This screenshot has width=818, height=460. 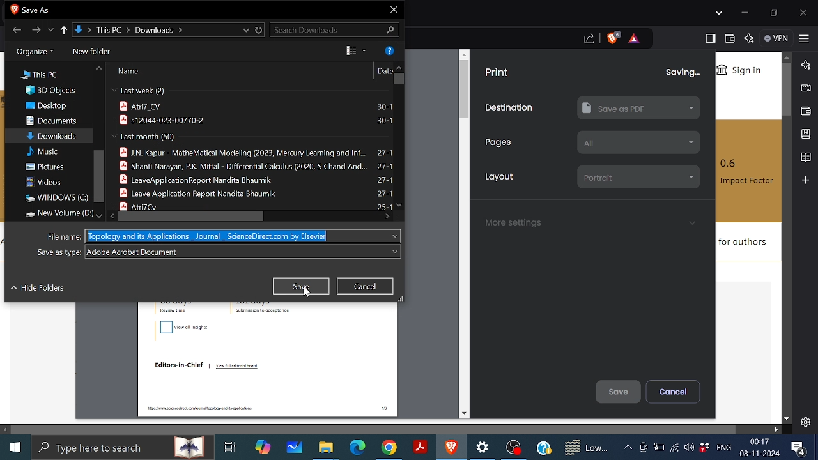 I want to click on portrait, so click(x=637, y=176).